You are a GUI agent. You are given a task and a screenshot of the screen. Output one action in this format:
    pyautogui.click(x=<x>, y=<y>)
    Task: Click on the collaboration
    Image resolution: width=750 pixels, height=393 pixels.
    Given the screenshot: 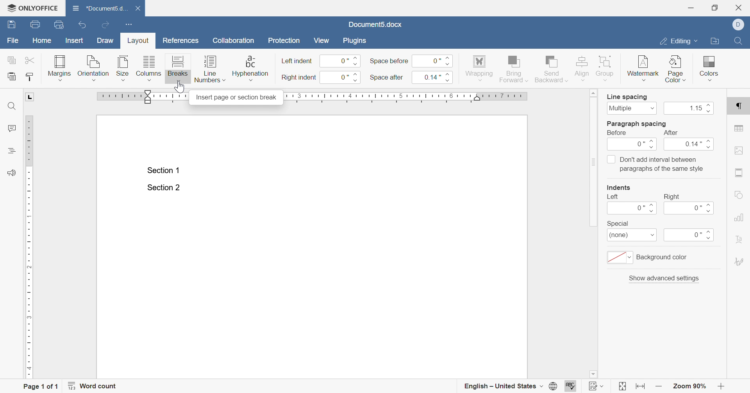 What is the action you would take?
    pyautogui.click(x=236, y=42)
    